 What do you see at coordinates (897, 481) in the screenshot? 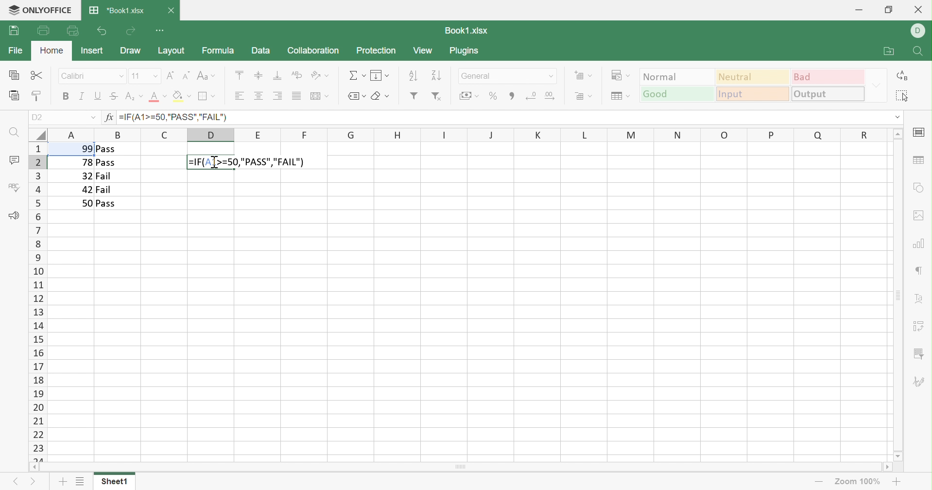
I see `Zoom in` at bounding box center [897, 481].